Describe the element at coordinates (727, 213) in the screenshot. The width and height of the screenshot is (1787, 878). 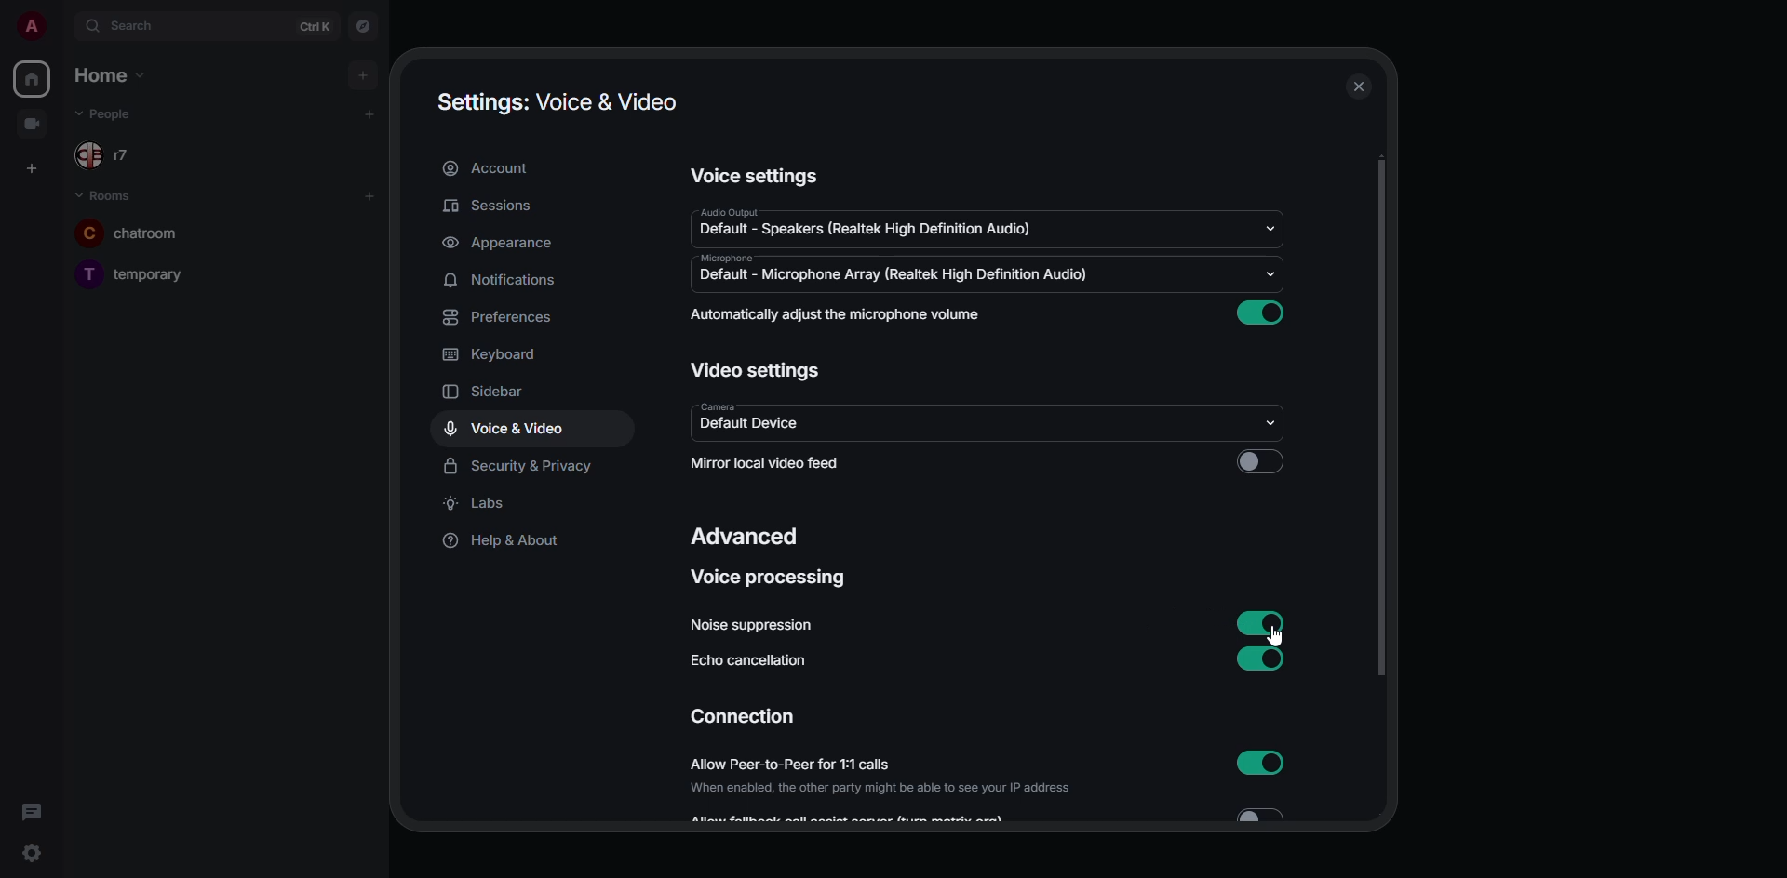
I see `audio output` at that location.